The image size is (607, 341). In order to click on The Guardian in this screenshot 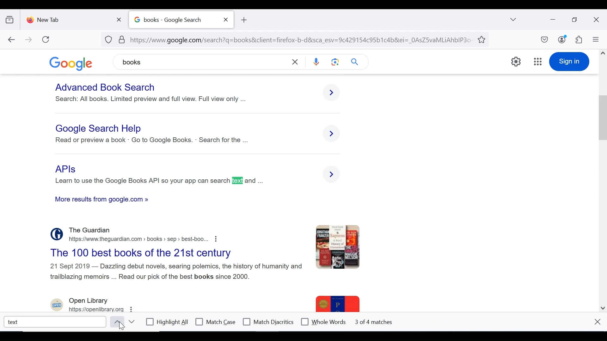, I will do `click(92, 230)`.